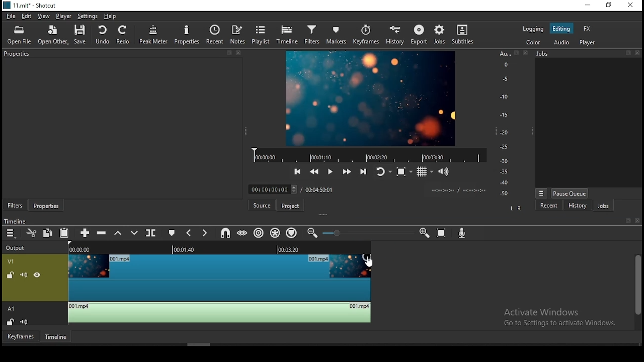 This screenshot has width=644, height=362. What do you see at coordinates (64, 234) in the screenshot?
I see `paste` at bounding box center [64, 234].